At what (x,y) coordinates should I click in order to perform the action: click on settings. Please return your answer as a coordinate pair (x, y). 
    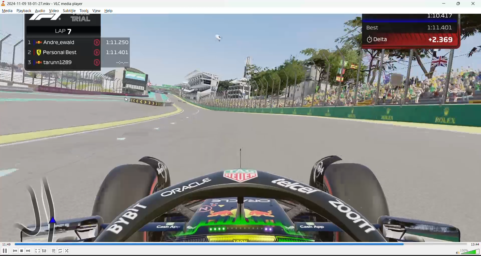
    Looking at the image, I should click on (45, 251).